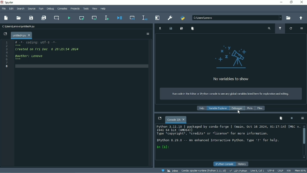 The width and height of the screenshot is (307, 173). Describe the element at coordinates (95, 18) in the screenshot. I see `Run current cell and go to the next one` at that location.